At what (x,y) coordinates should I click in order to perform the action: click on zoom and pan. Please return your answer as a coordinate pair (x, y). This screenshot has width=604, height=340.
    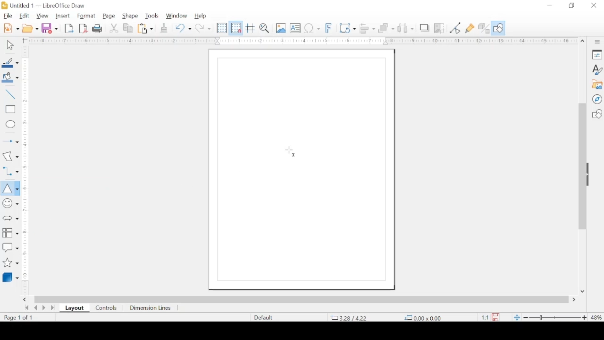
    Looking at the image, I should click on (265, 28).